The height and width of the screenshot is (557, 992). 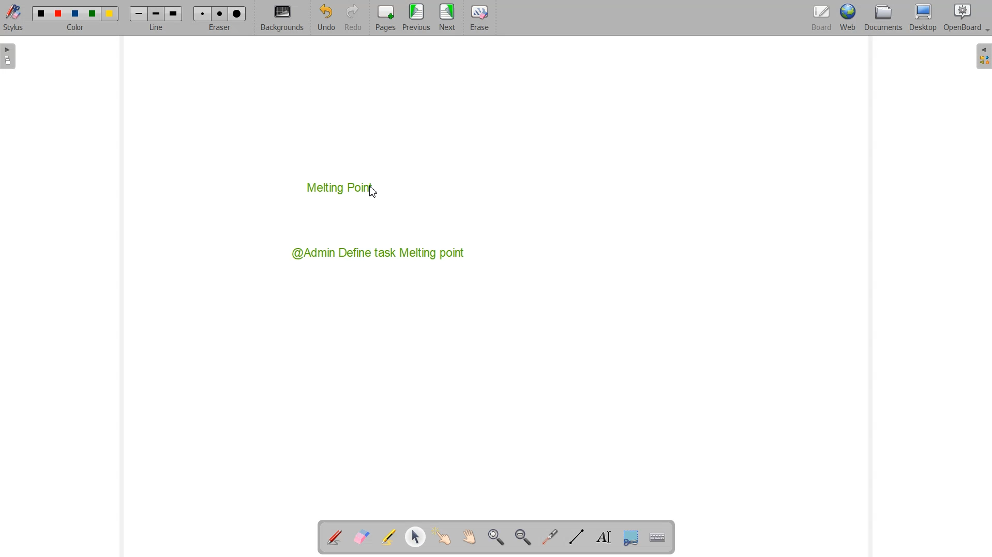 What do you see at coordinates (982, 57) in the screenshot?
I see `Sidebar` at bounding box center [982, 57].